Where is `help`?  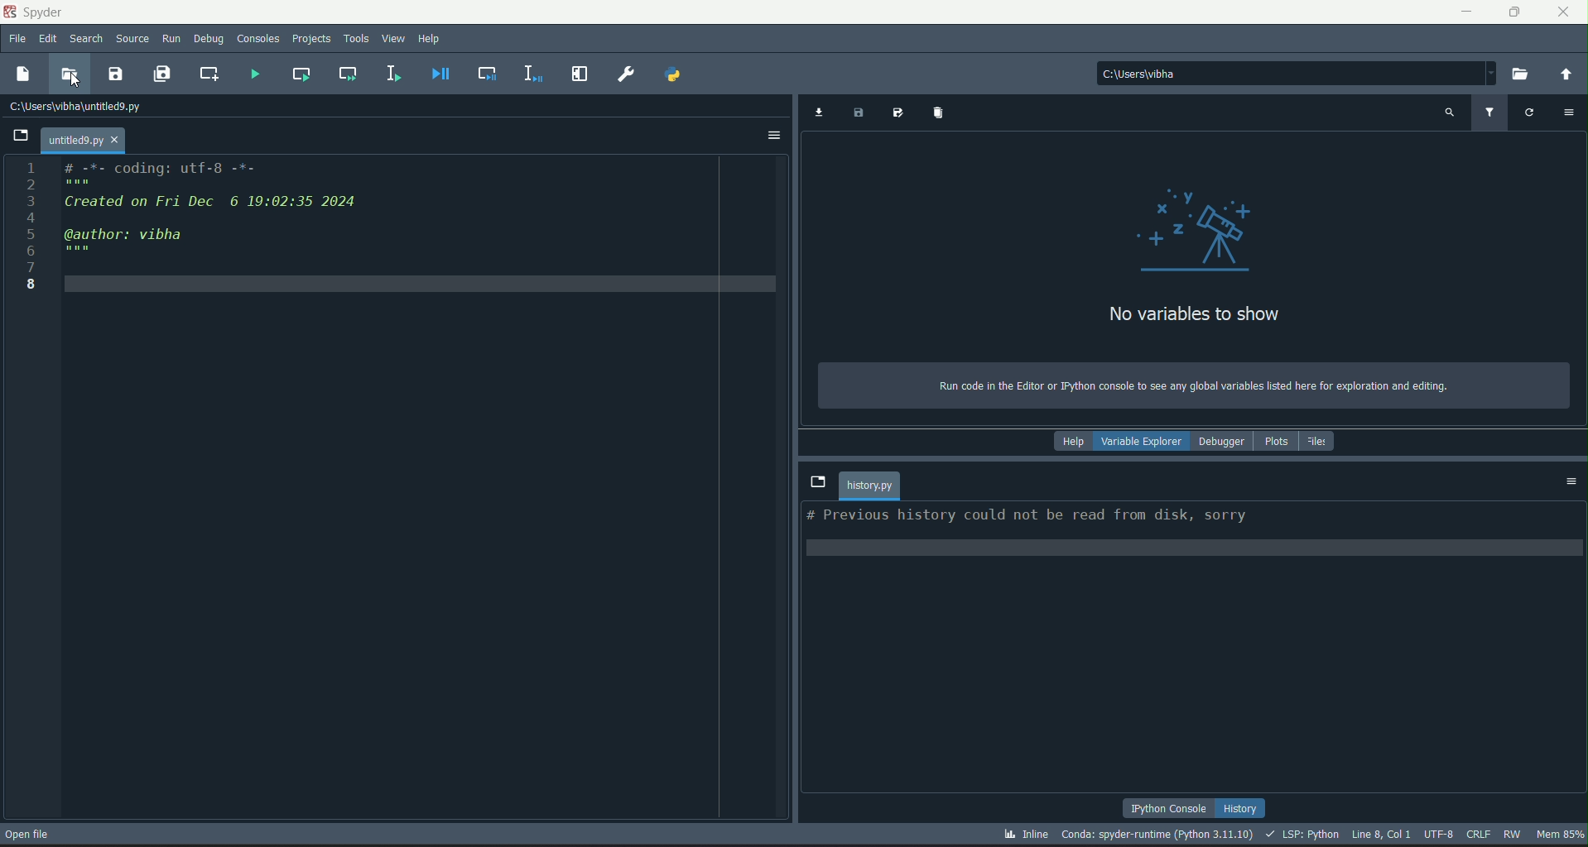
help is located at coordinates (1070, 442).